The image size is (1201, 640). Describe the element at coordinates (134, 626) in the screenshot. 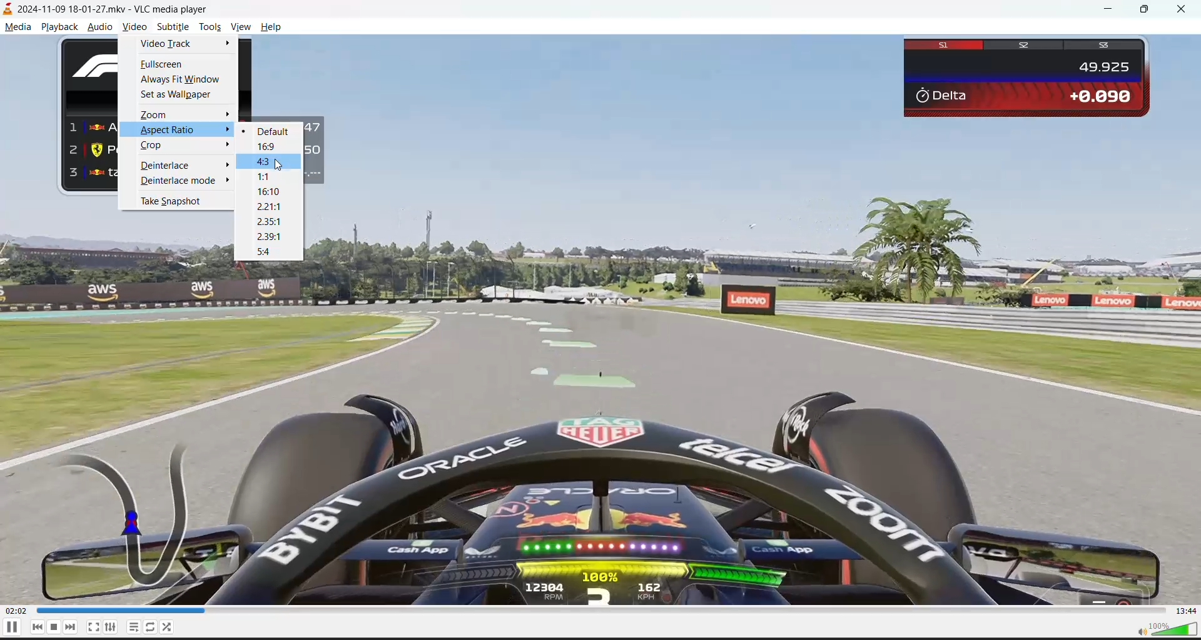

I see `toggle playlist` at that location.